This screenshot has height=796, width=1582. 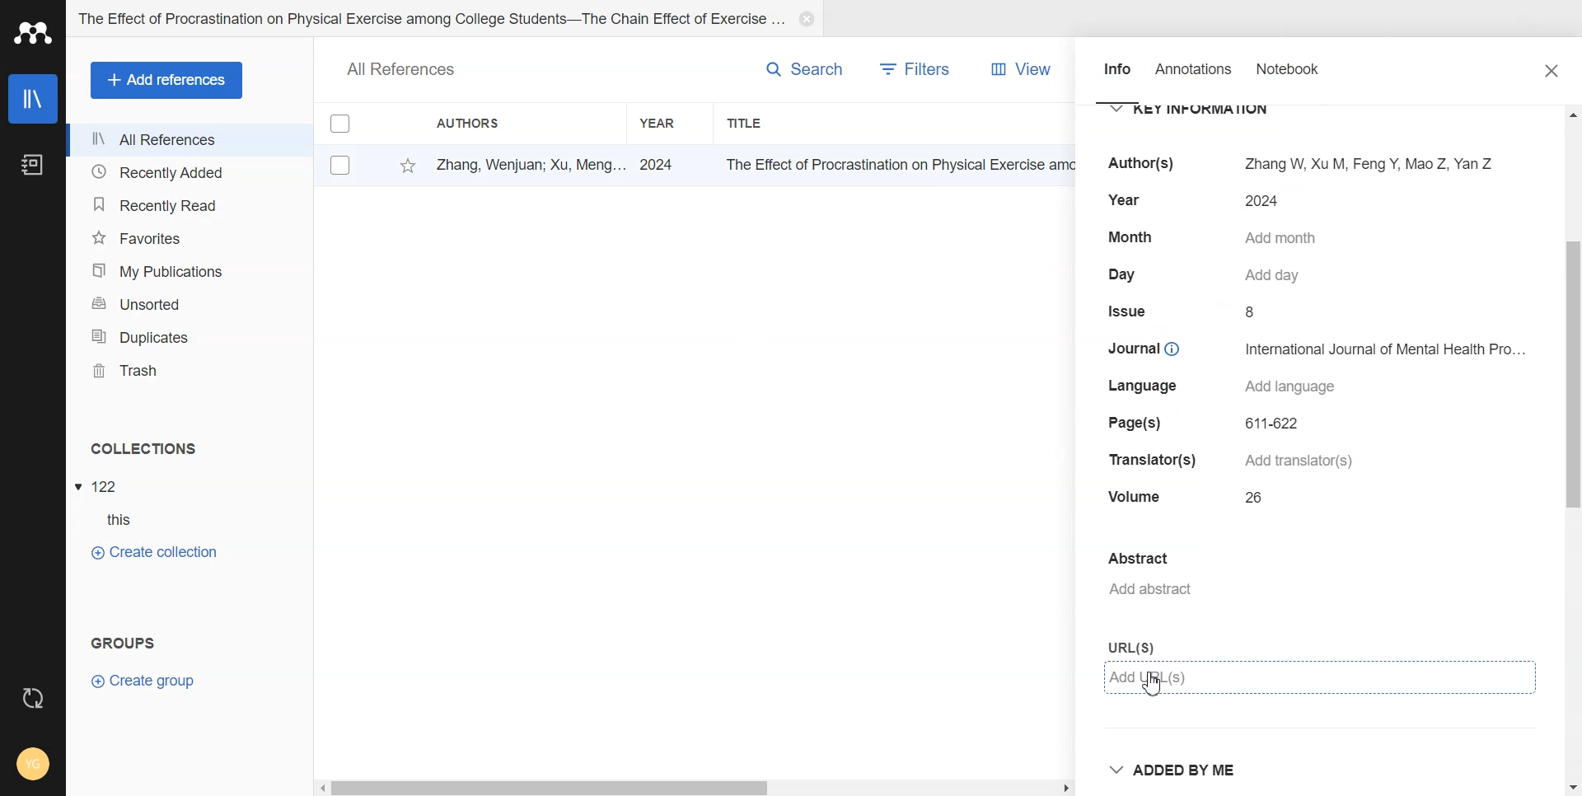 I want to click on Close, so click(x=1553, y=71).